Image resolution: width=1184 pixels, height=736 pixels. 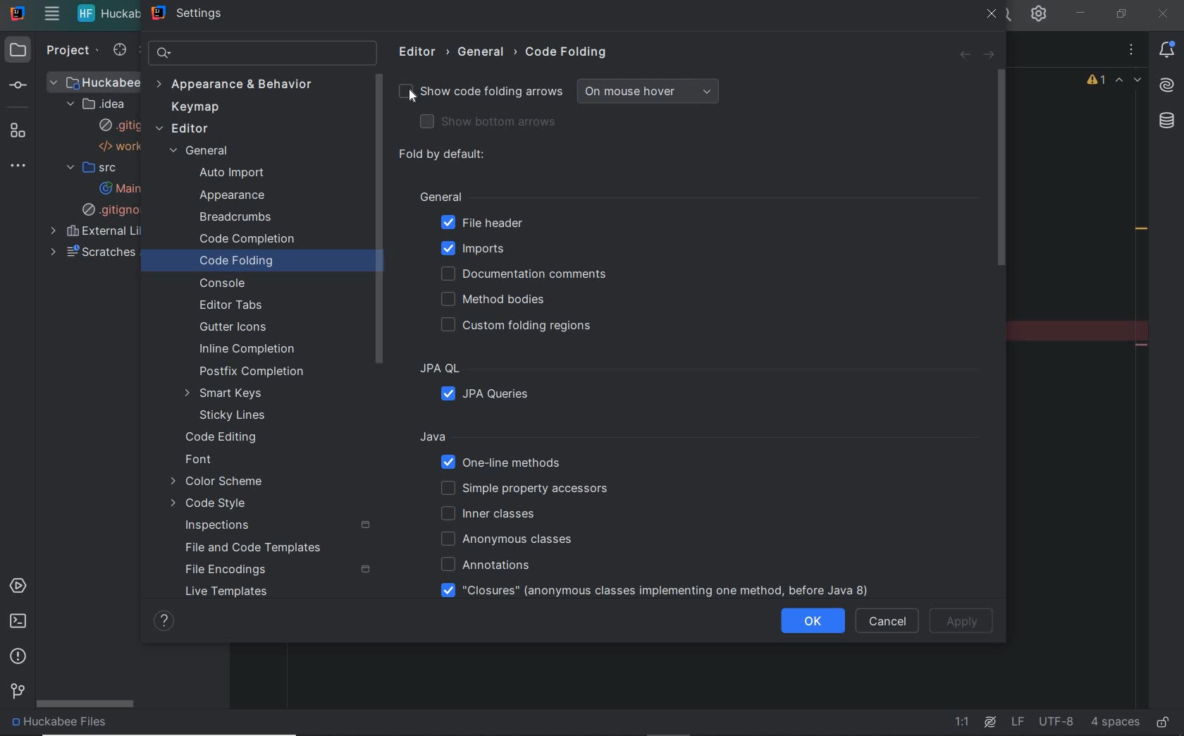 I want to click on main, so click(x=128, y=187).